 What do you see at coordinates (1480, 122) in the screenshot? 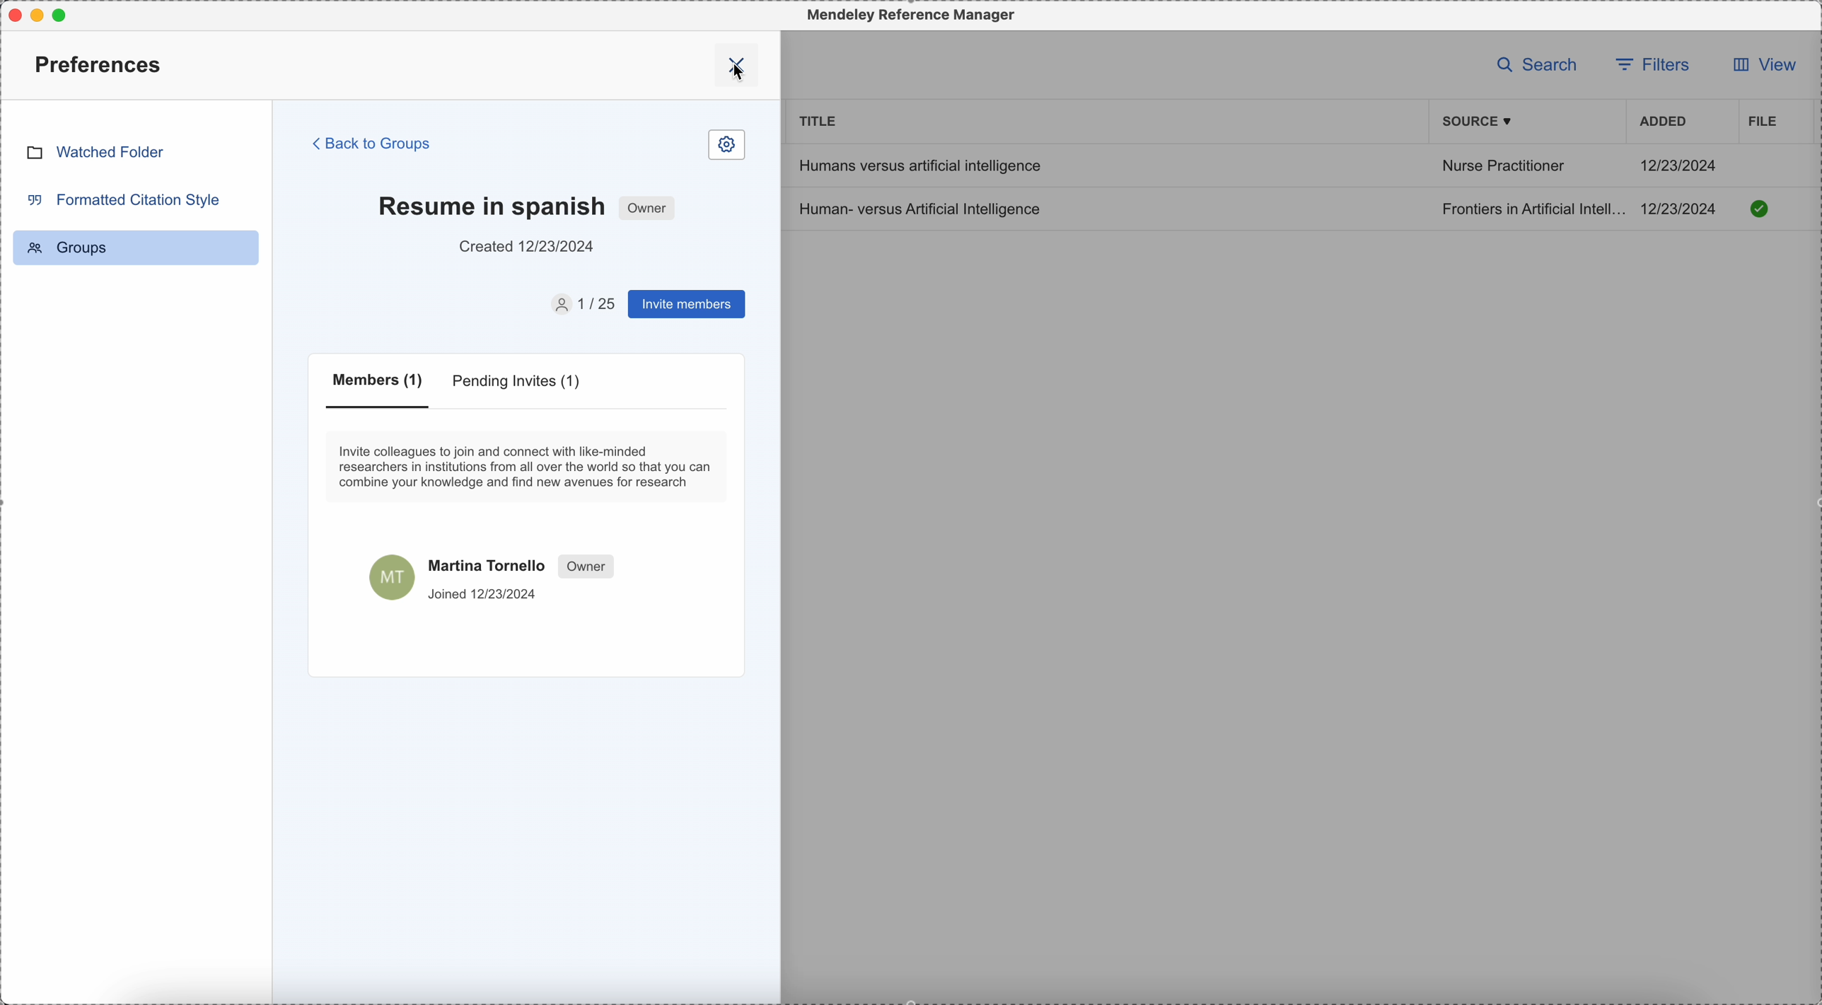
I see `source` at bounding box center [1480, 122].